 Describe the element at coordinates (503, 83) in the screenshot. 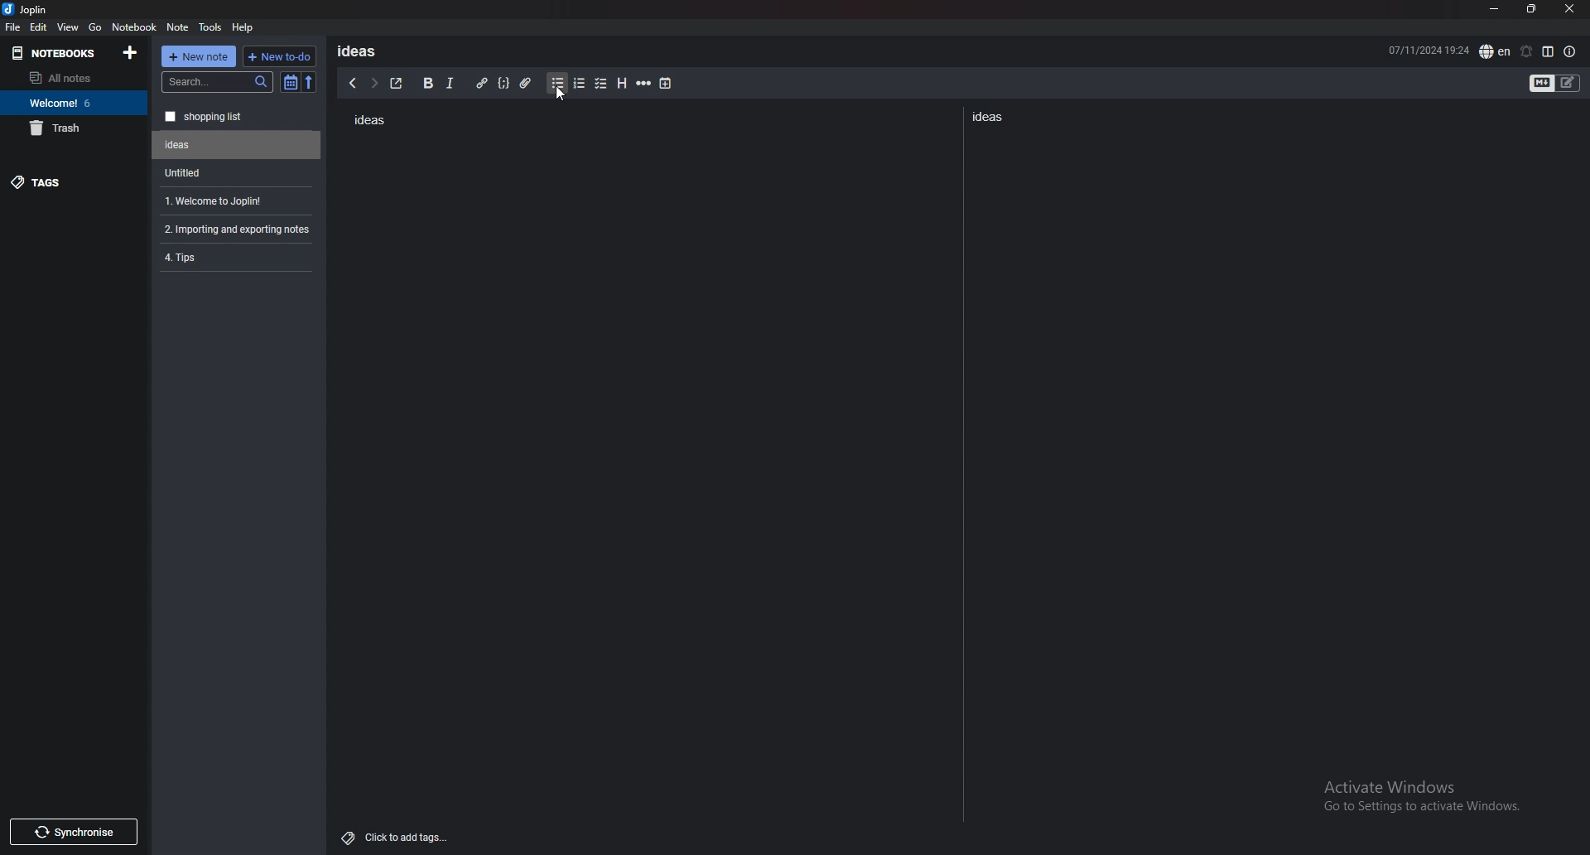

I see `code` at that location.